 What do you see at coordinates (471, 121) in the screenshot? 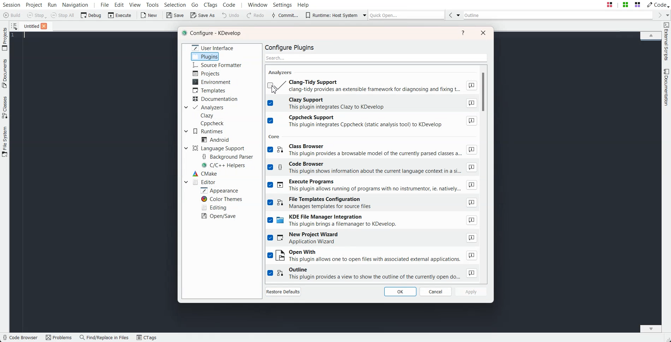
I see `About` at bounding box center [471, 121].